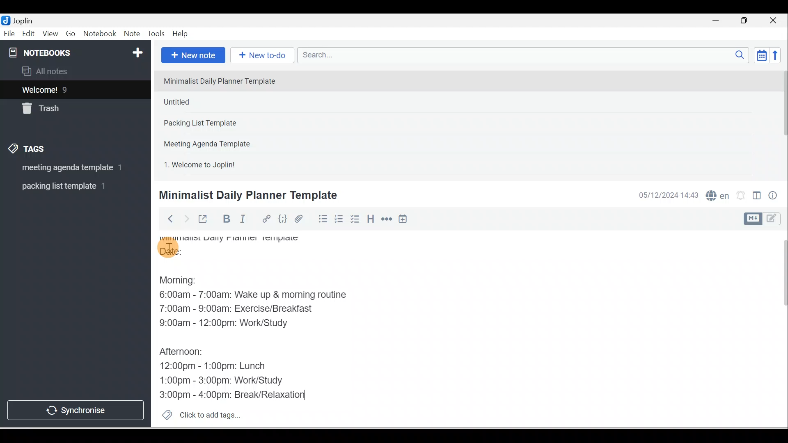 The height and width of the screenshot is (443, 788). What do you see at coordinates (225, 219) in the screenshot?
I see `Bold` at bounding box center [225, 219].